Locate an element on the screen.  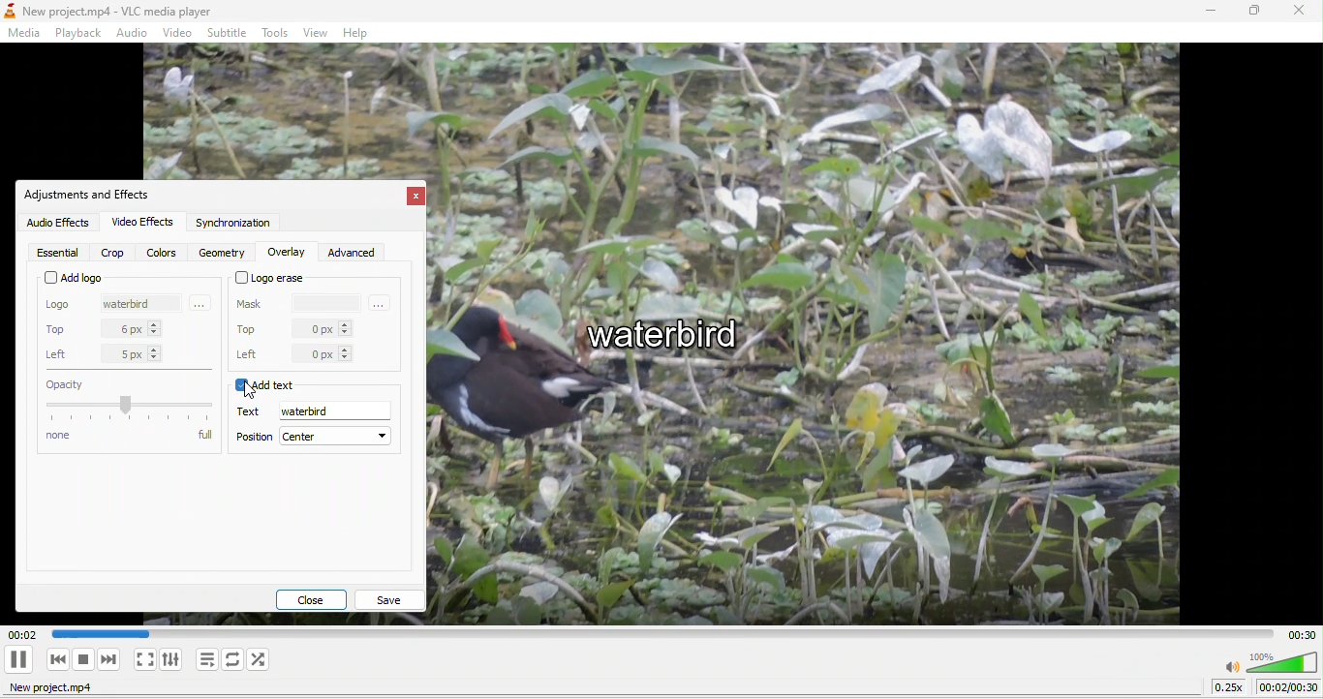
overlay is located at coordinates (283, 254).